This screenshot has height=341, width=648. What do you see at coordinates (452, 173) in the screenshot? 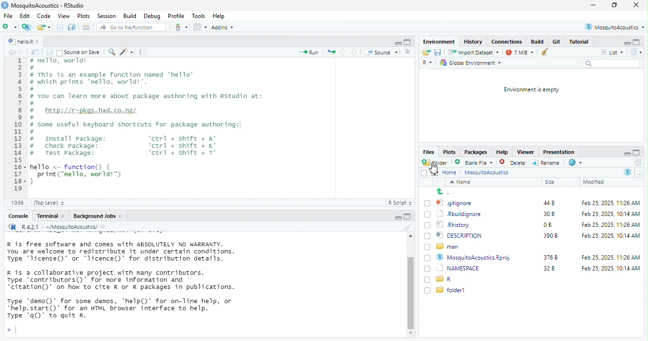
I see `home` at bounding box center [452, 173].